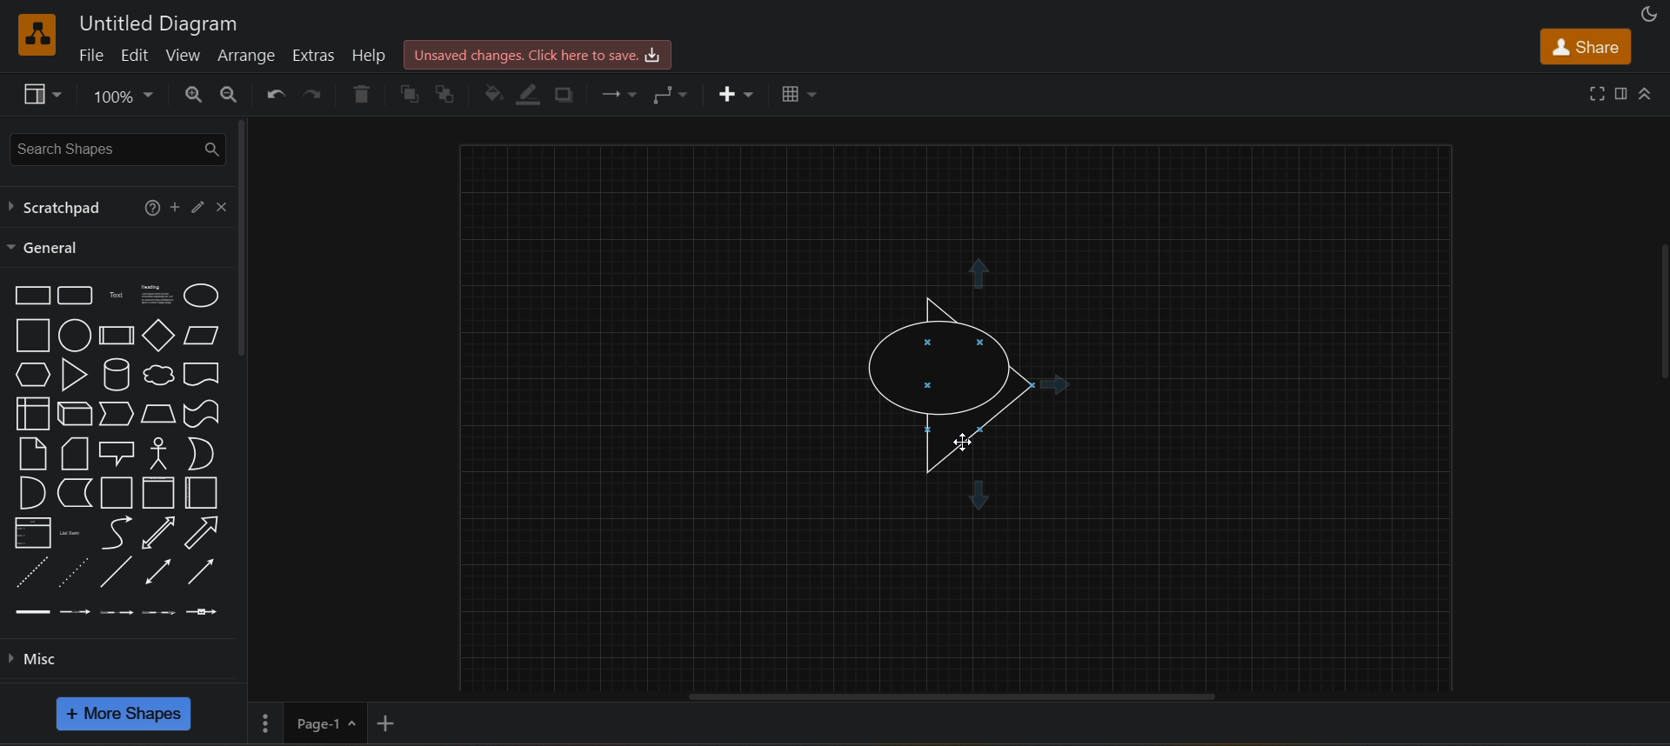  Describe the element at coordinates (202, 295) in the screenshot. I see `ellipse` at that location.